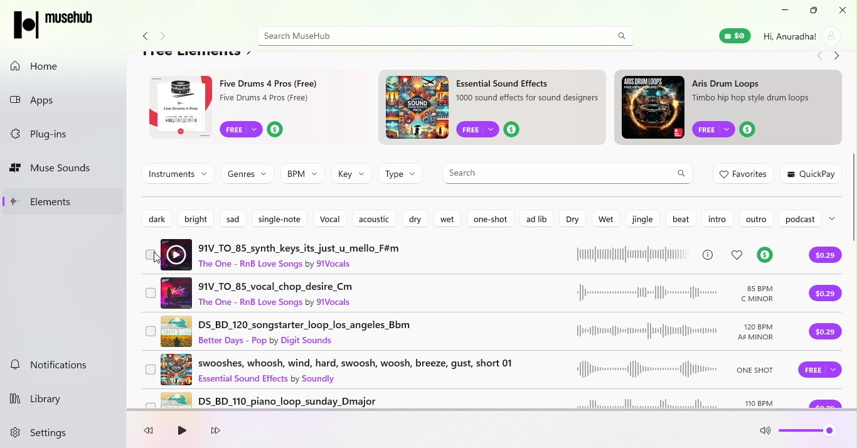 The image size is (857, 448). What do you see at coordinates (329, 218) in the screenshot?
I see `Vocal` at bounding box center [329, 218].